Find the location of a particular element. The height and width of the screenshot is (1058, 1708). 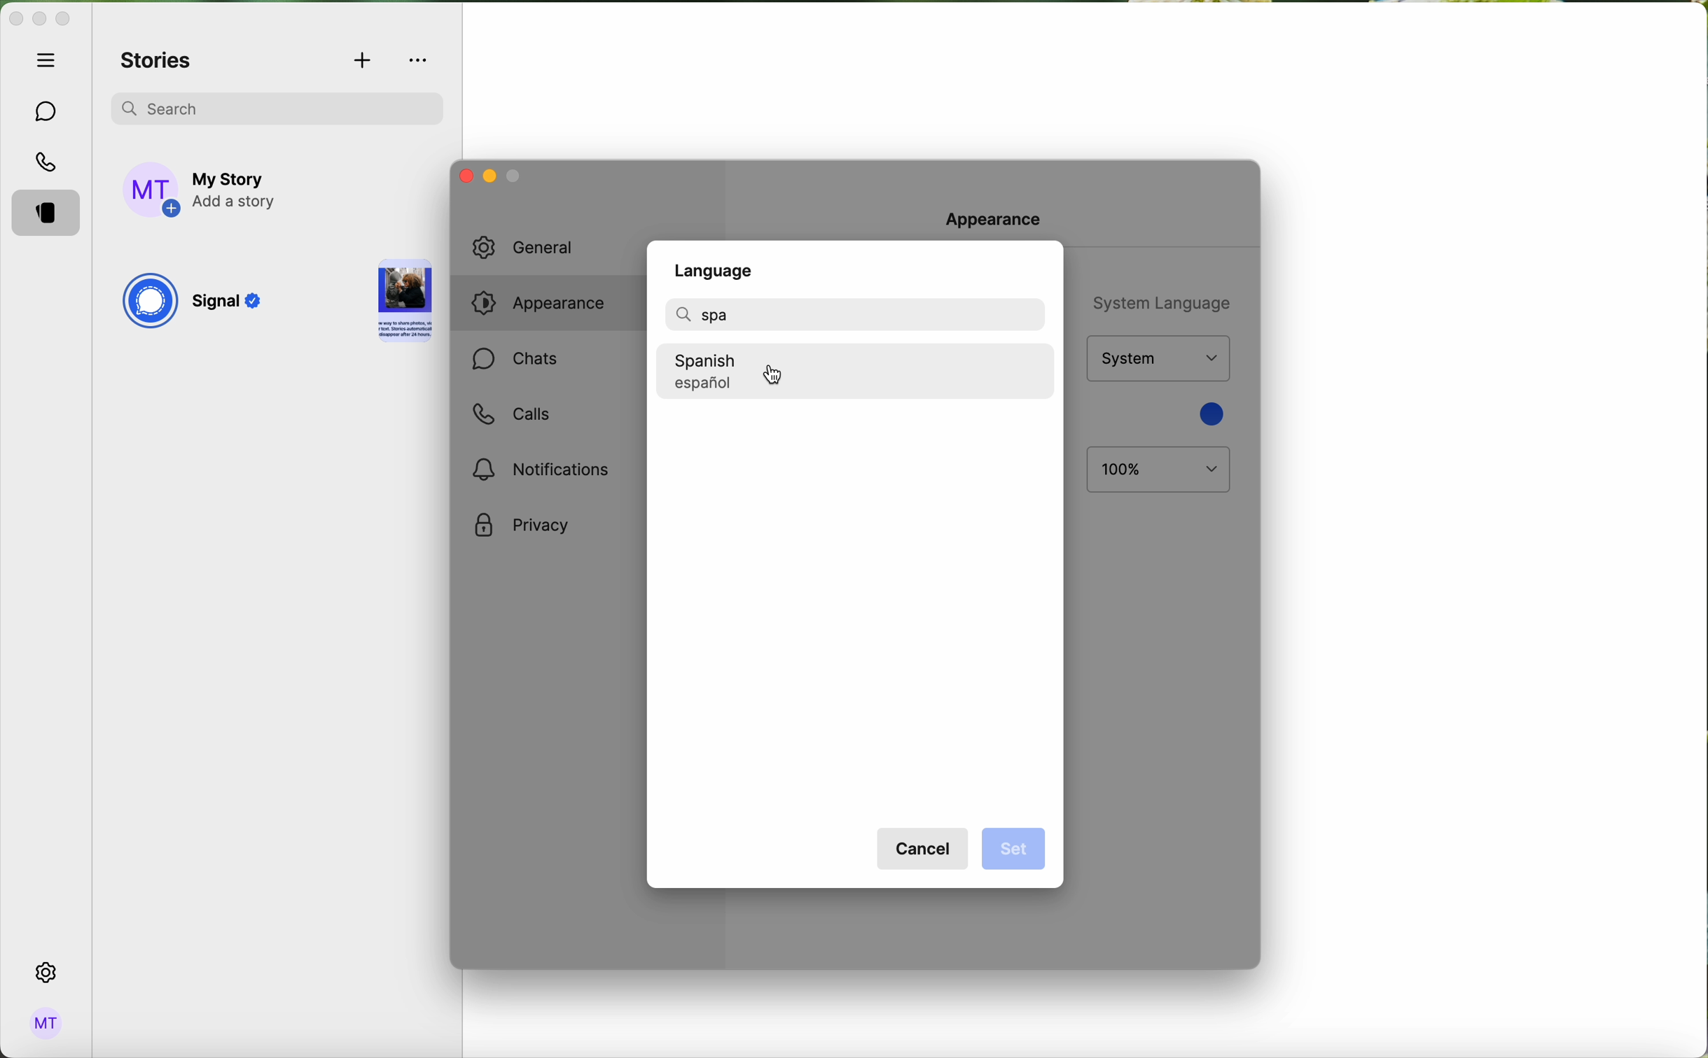

add story is located at coordinates (237, 191).